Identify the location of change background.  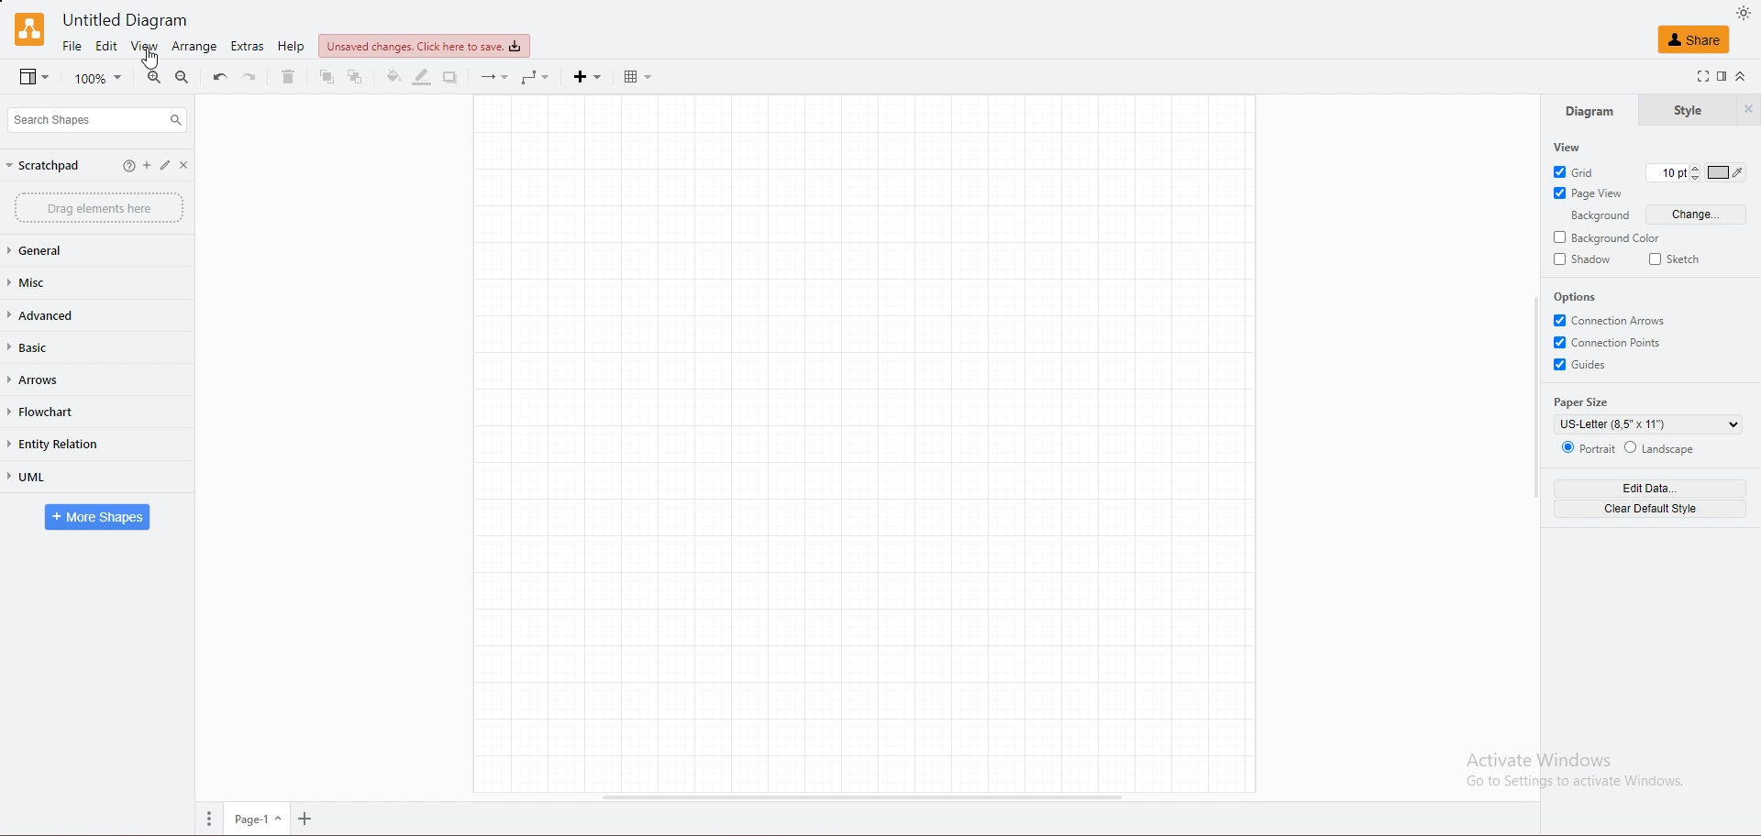
(1697, 214).